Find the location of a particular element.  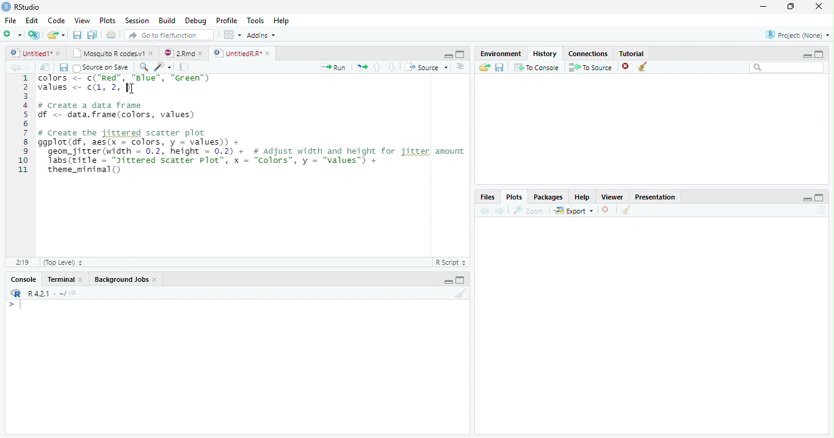

View is located at coordinates (82, 20).